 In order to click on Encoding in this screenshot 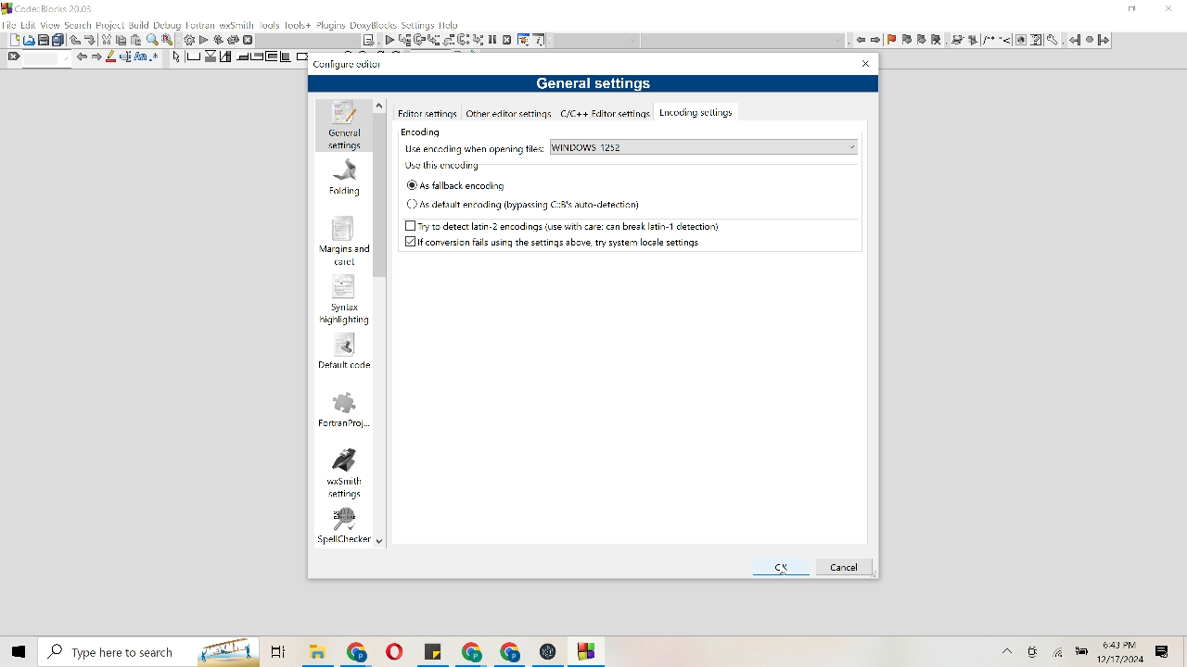, I will do `click(421, 131)`.